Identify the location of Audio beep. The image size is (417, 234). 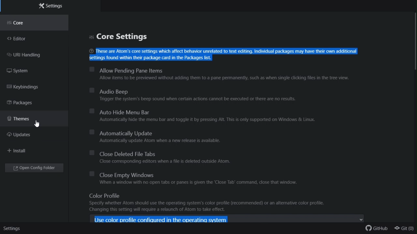
(194, 94).